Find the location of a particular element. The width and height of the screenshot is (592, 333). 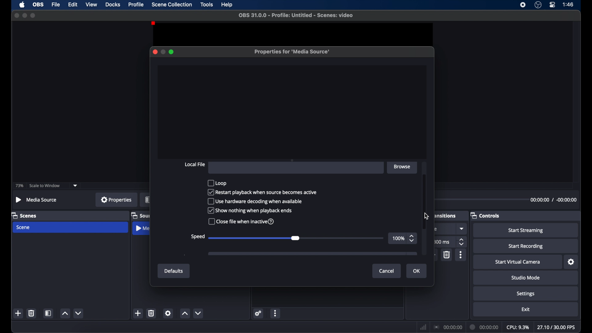

profile is located at coordinates (136, 5).